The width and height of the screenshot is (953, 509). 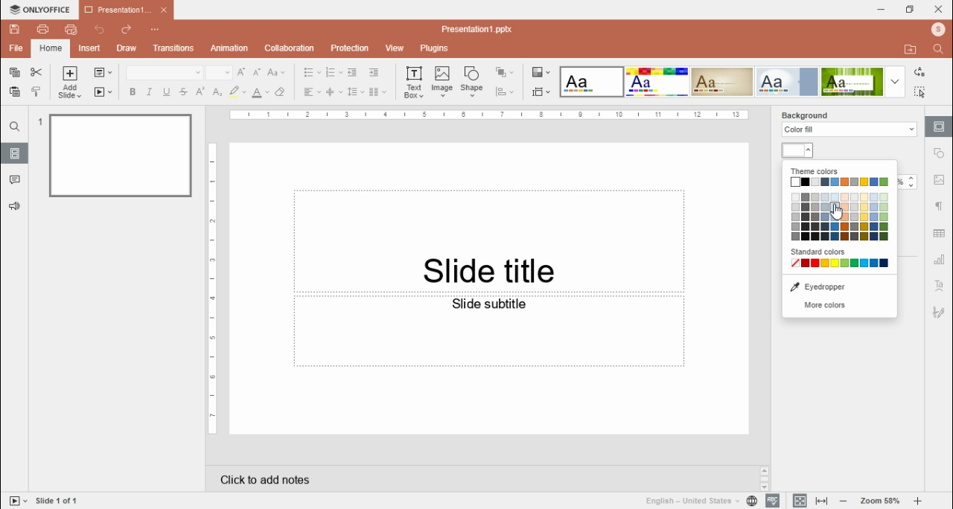 I want to click on decrement font size, so click(x=258, y=72).